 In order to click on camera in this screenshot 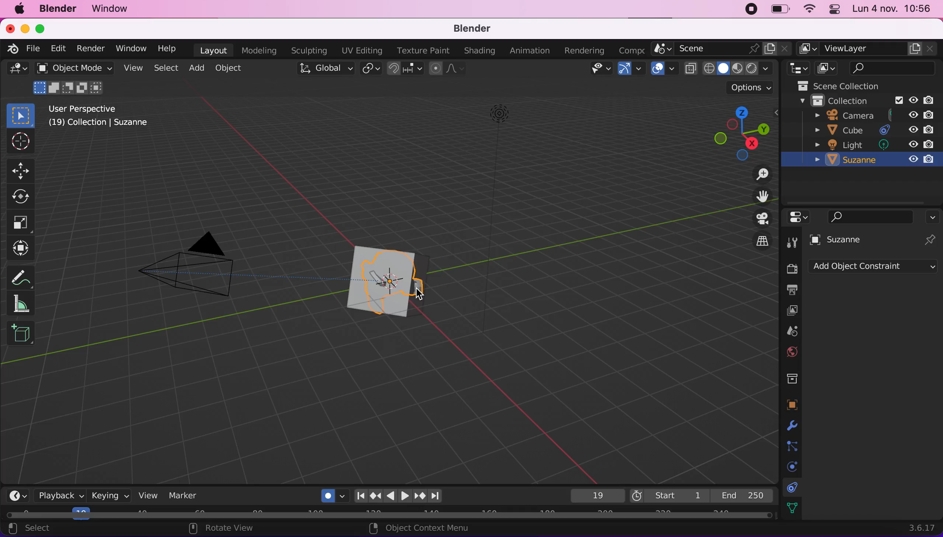, I will do `click(191, 274)`.